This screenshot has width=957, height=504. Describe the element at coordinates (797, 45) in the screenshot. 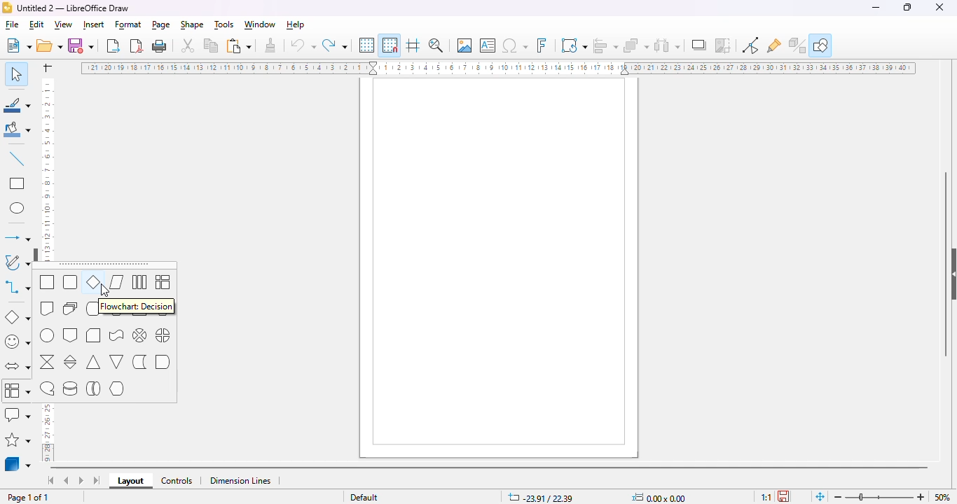

I see `toggle extrusion` at that location.